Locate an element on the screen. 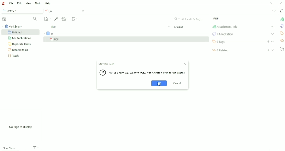  Attachment Info is located at coordinates (281, 19).